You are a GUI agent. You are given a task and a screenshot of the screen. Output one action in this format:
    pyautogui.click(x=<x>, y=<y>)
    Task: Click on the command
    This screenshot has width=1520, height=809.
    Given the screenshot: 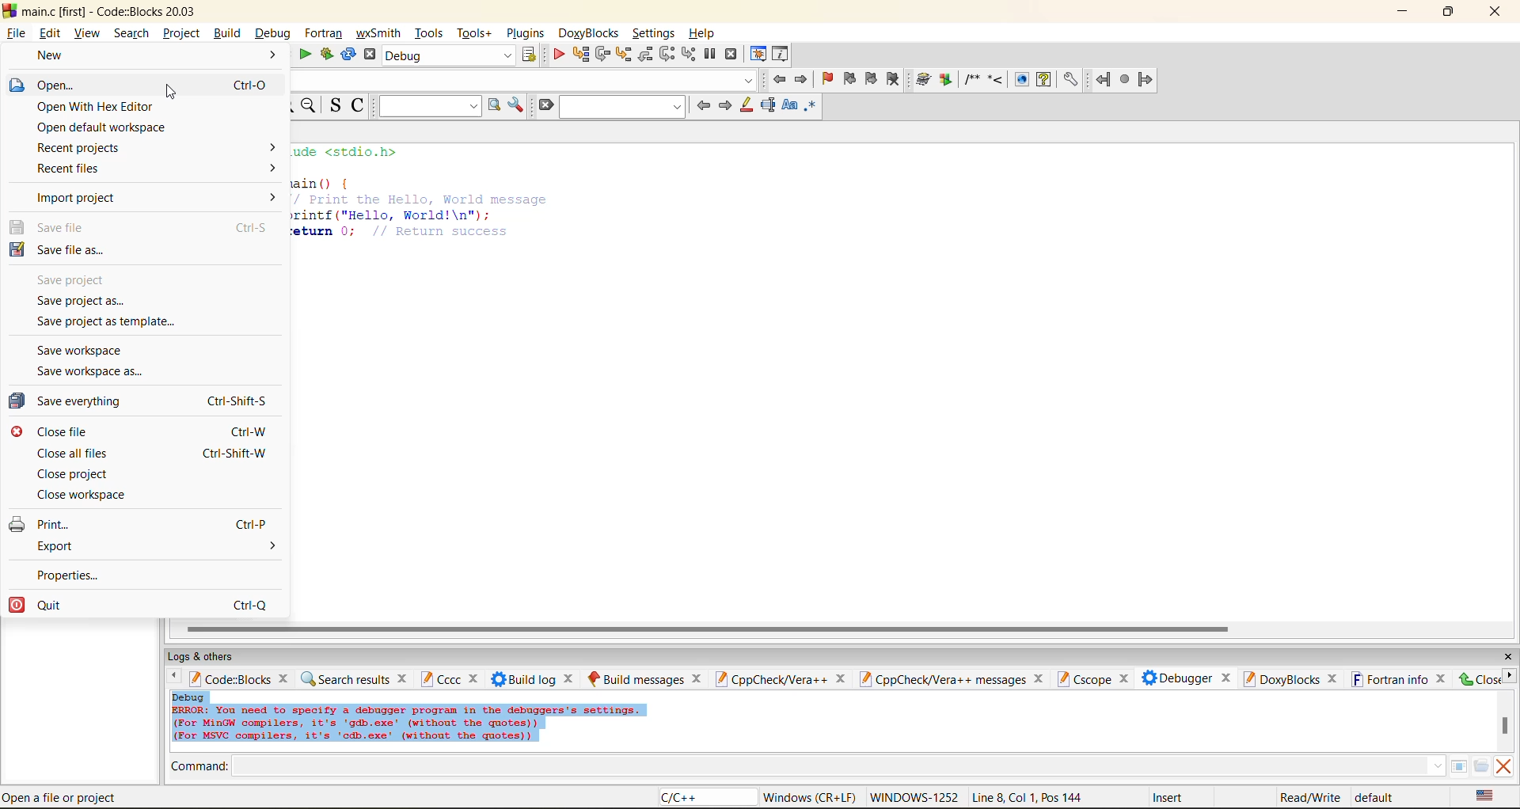 What is the action you would take?
    pyautogui.click(x=199, y=768)
    